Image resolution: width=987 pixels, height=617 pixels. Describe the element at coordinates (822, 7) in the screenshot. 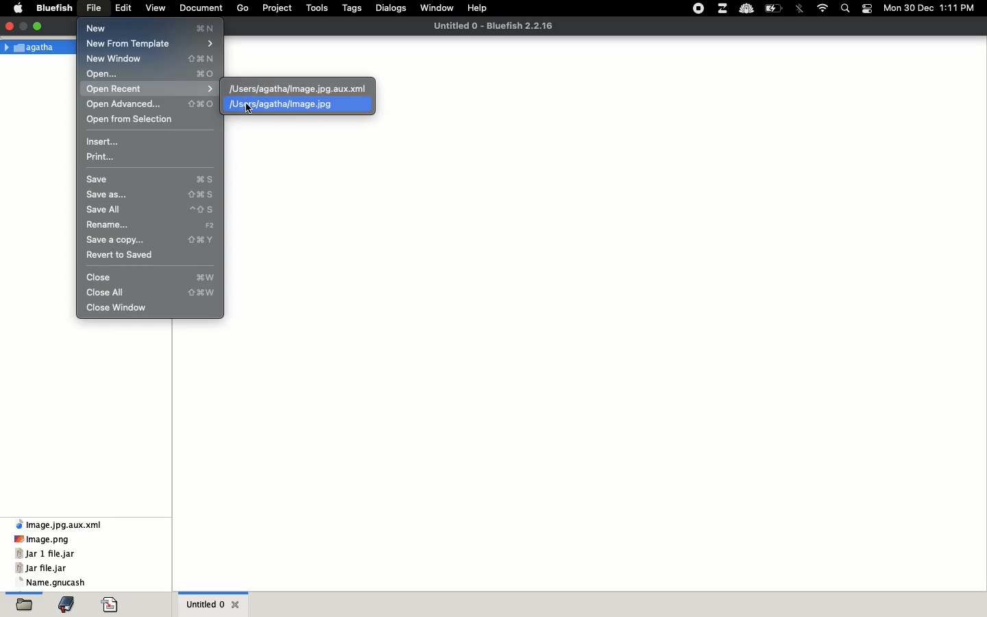

I see `internet` at that location.